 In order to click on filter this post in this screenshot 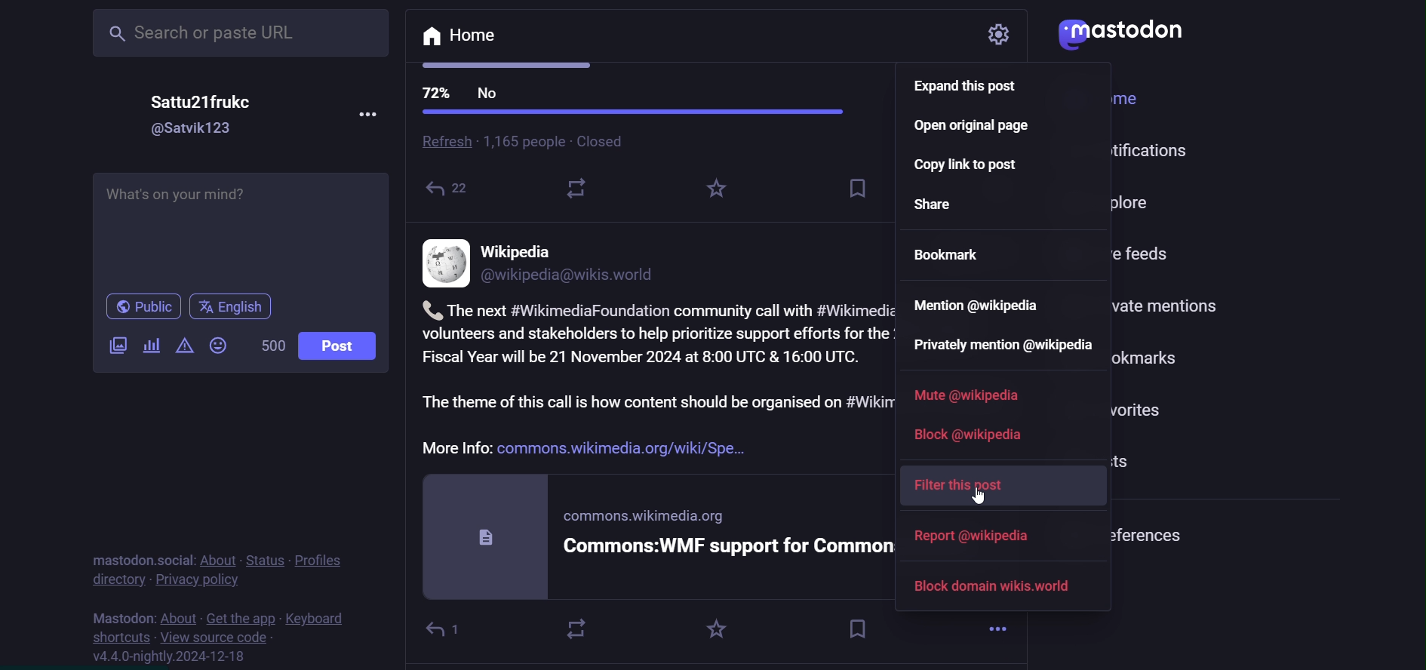, I will do `click(967, 485)`.